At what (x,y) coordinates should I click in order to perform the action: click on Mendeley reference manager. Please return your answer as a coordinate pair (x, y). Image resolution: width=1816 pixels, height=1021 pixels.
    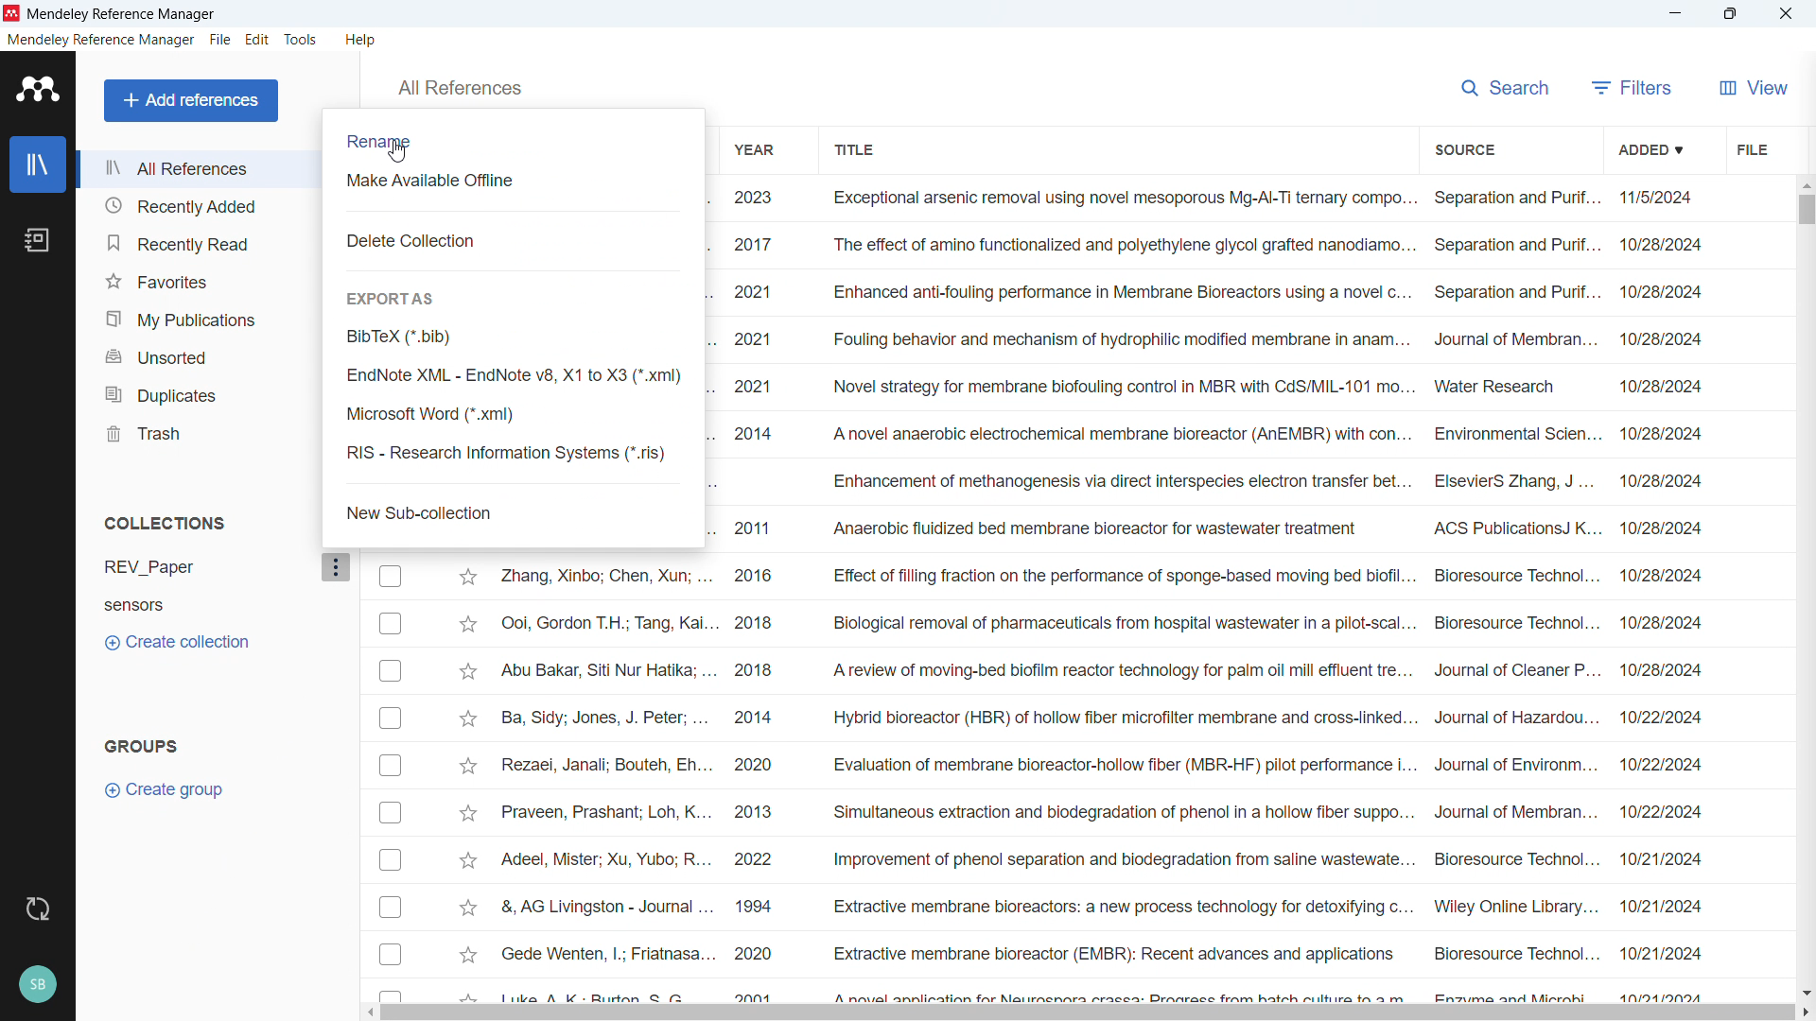
    Looking at the image, I should click on (123, 14).